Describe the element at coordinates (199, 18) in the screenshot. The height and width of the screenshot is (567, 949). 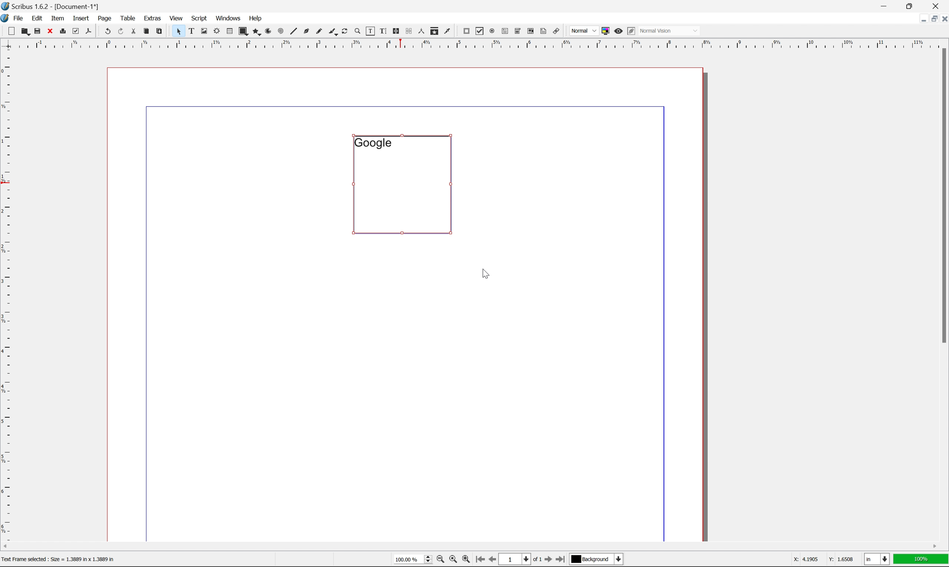
I see `script` at that location.